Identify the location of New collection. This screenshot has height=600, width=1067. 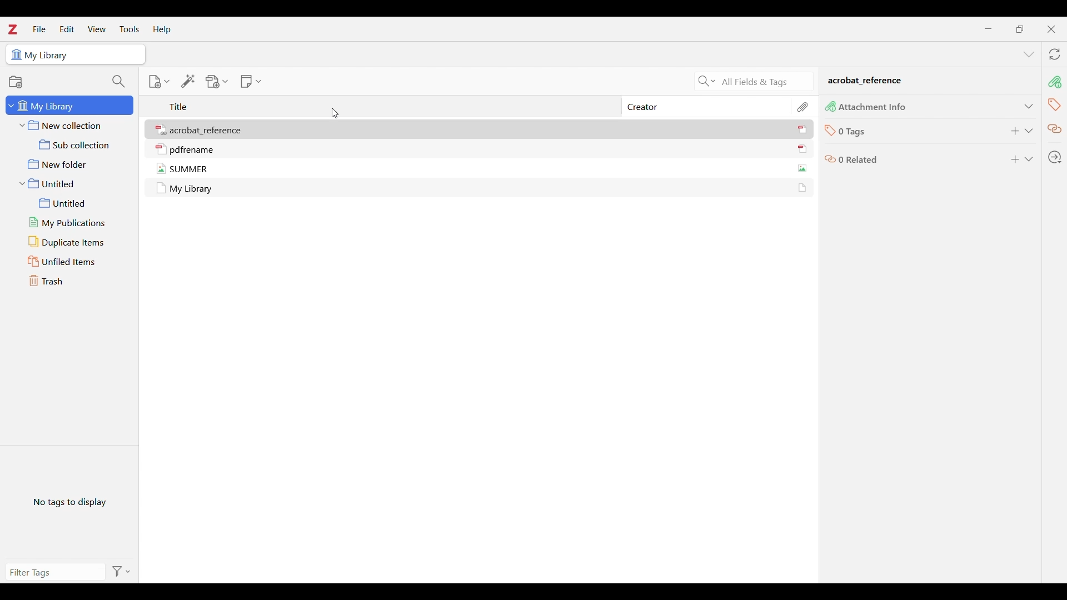
(71, 125).